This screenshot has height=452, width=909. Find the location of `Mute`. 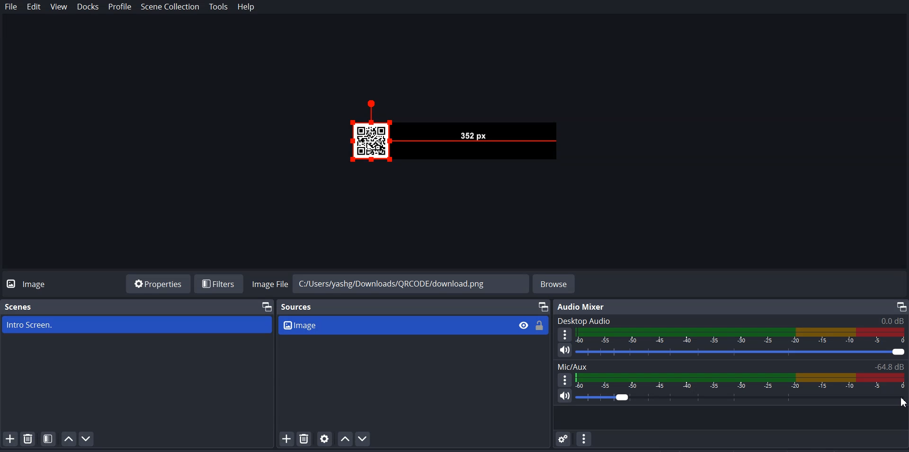

Mute is located at coordinates (565, 395).